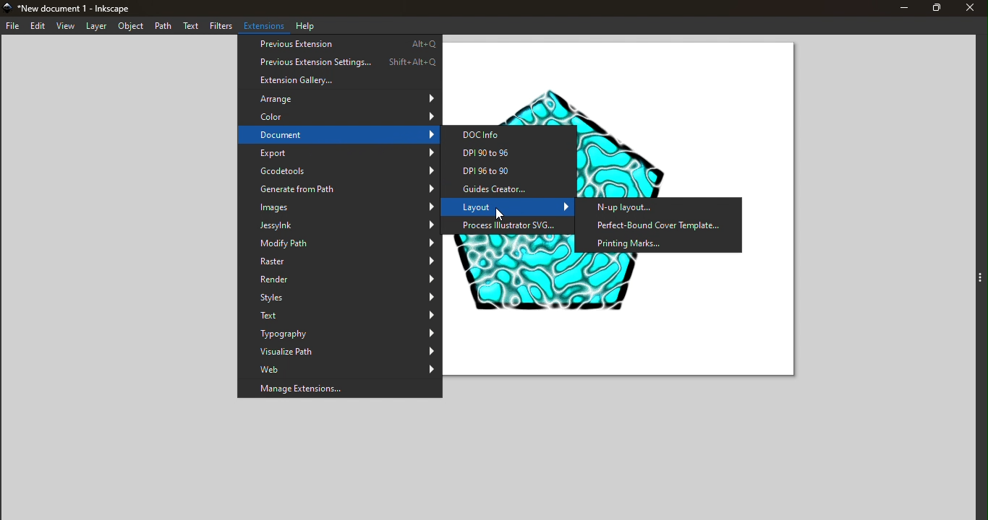 This screenshot has width=988, height=520. Describe the element at coordinates (338, 352) in the screenshot. I see `Visualize Path` at that location.